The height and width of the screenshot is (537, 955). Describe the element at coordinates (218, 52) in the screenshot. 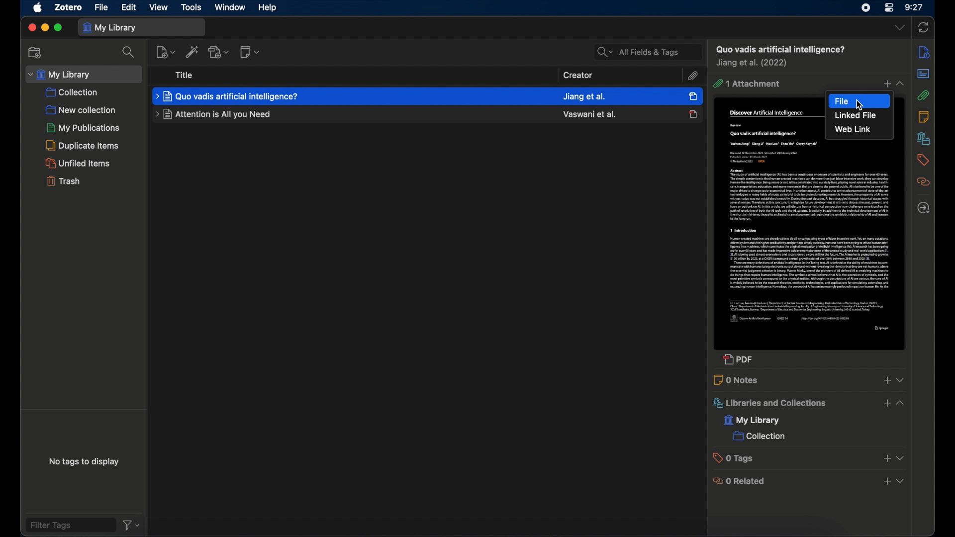

I see `add attachment` at that location.